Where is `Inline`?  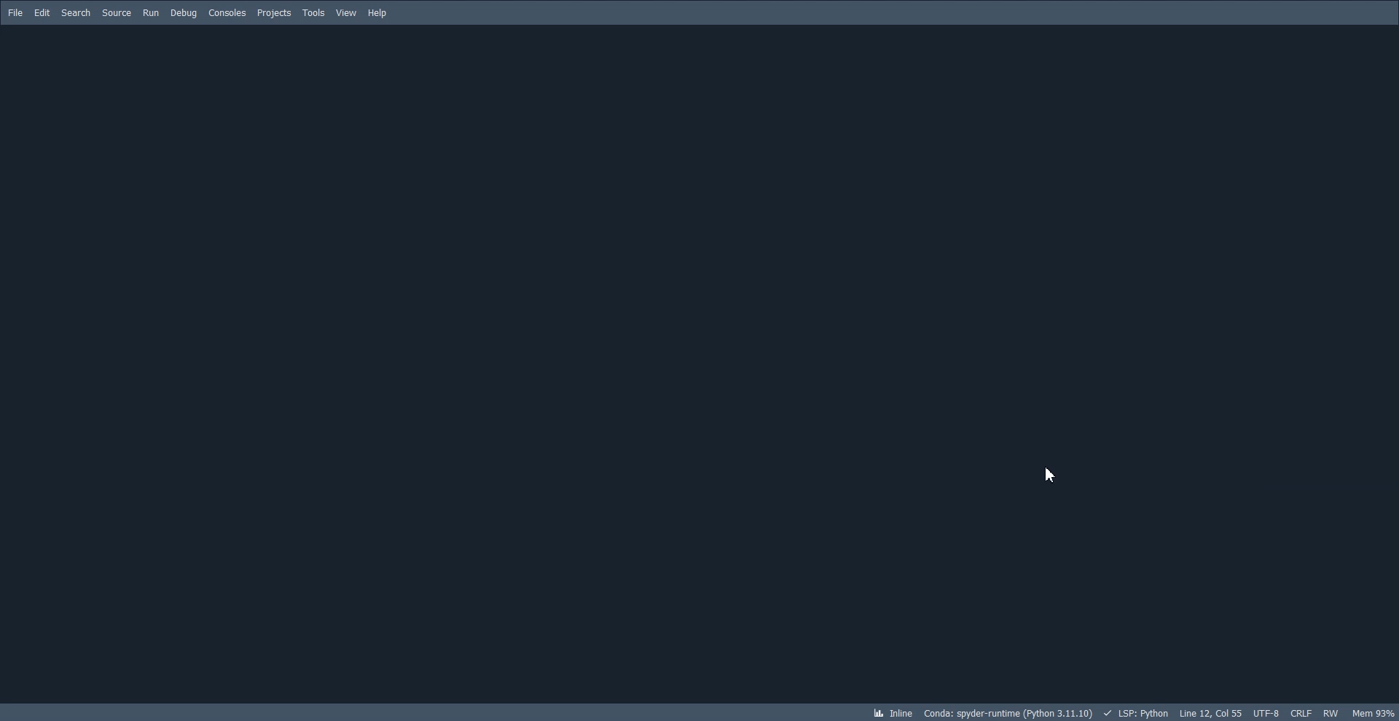 Inline is located at coordinates (893, 712).